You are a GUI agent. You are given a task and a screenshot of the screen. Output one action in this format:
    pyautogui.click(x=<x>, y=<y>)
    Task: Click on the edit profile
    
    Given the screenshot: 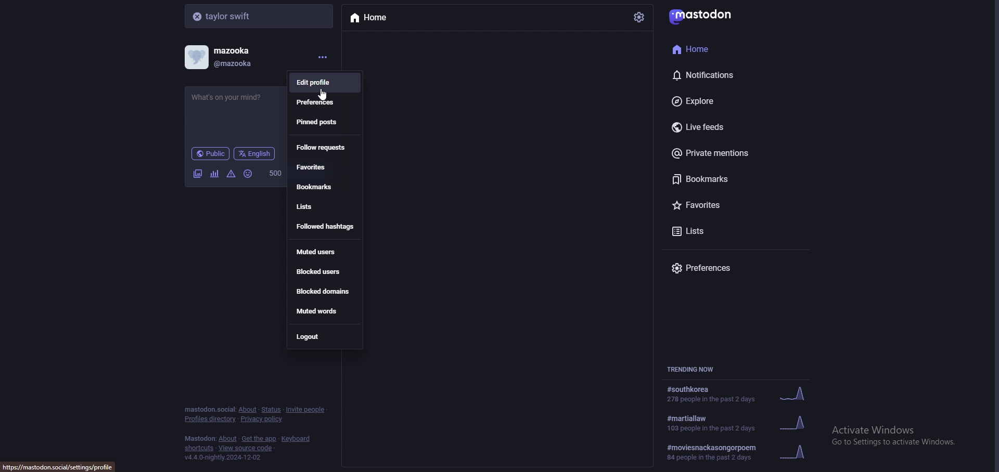 What is the action you would take?
    pyautogui.click(x=326, y=83)
    